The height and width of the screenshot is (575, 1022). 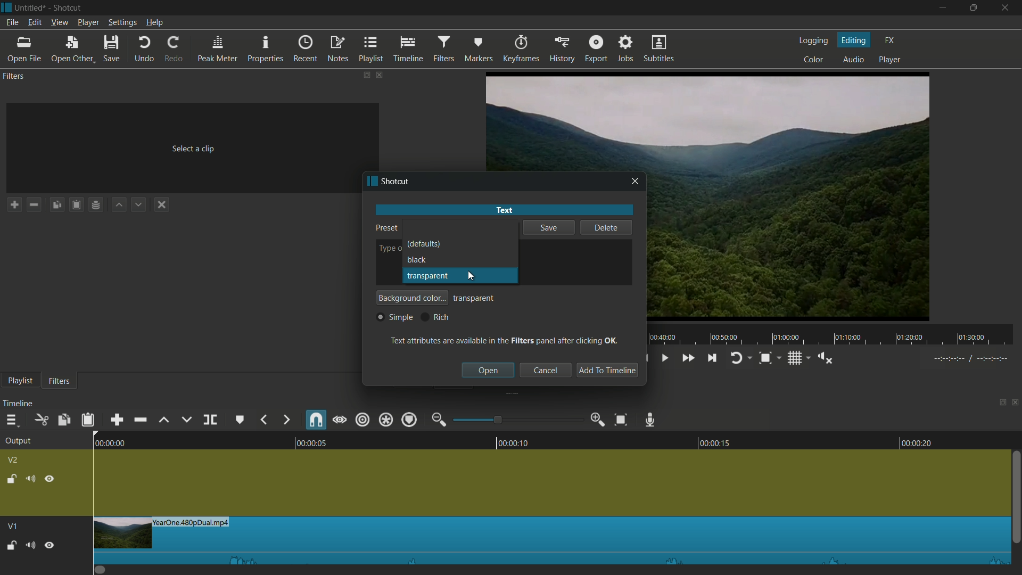 What do you see at coordinates (794, 358) in the screenshot?
I see `toggle grid` at bounding box center [794, 358].